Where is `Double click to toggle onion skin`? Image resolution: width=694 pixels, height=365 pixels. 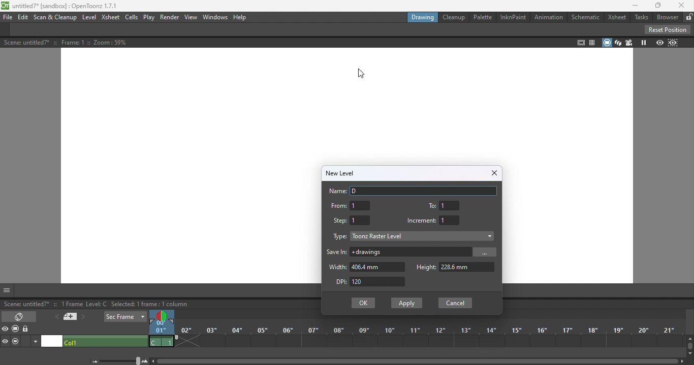
Double click to toggle onion skin is located at coordinates (160, 315).